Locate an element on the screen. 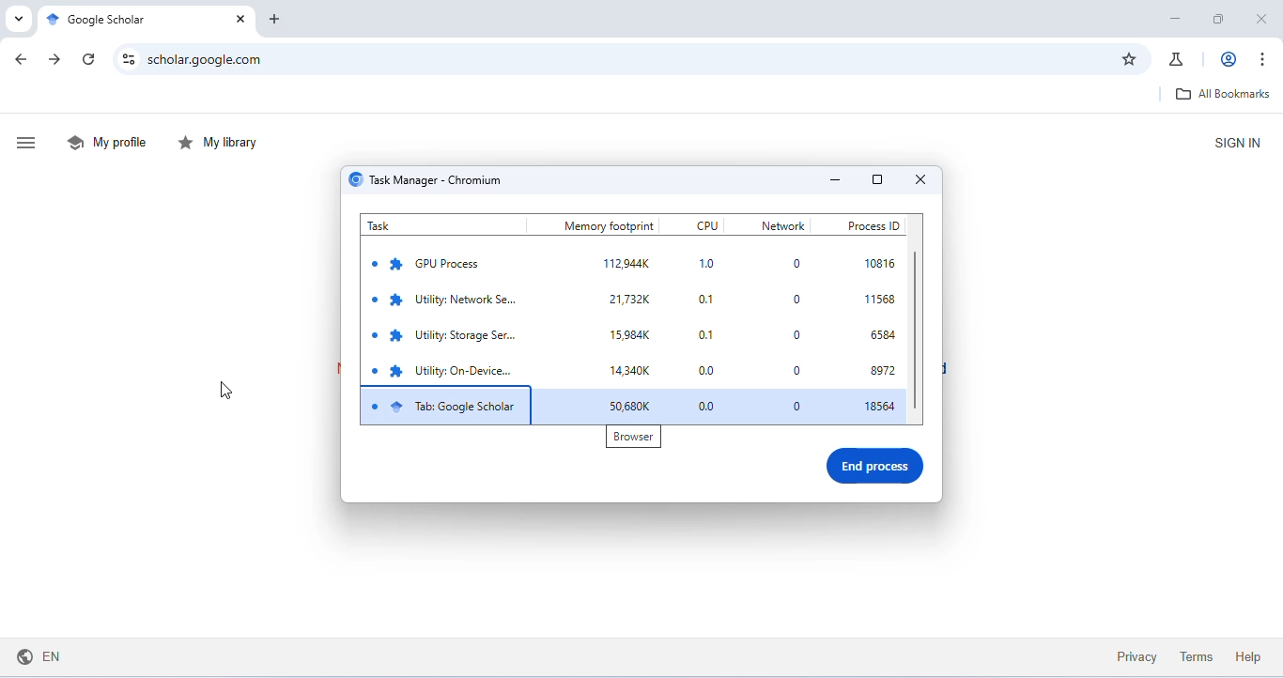 The height and width of the screenshot is (678, 1283). close is located at coordinates (1260, 18).